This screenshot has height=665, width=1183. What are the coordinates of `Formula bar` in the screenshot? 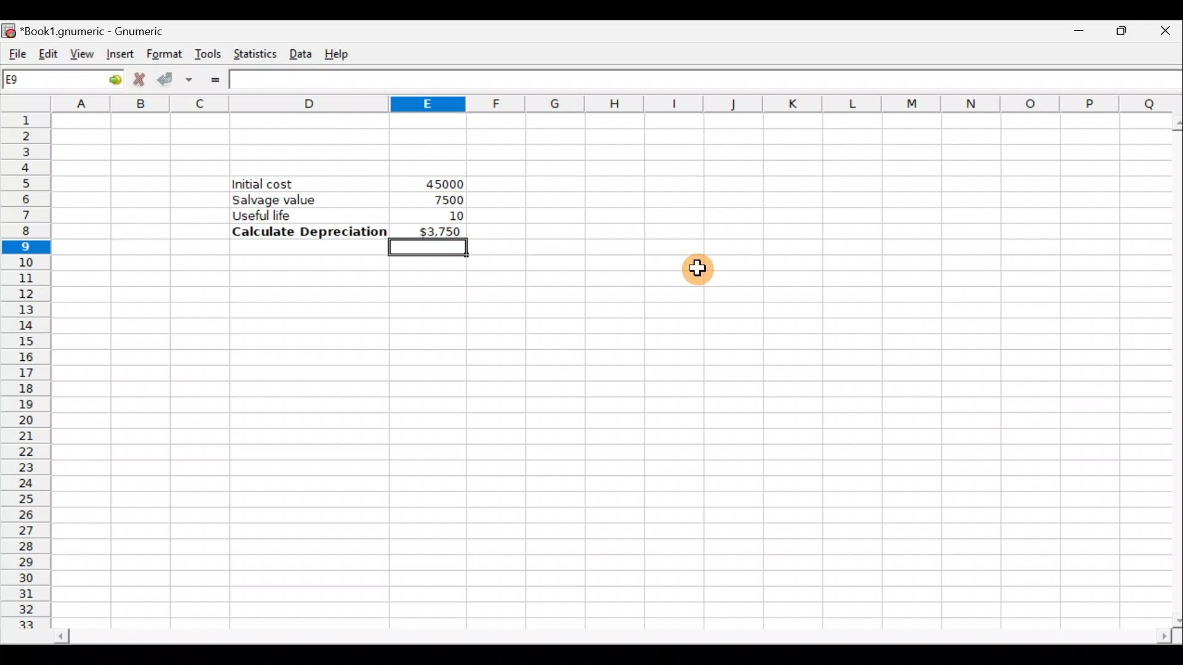 It's located at (709, 81).